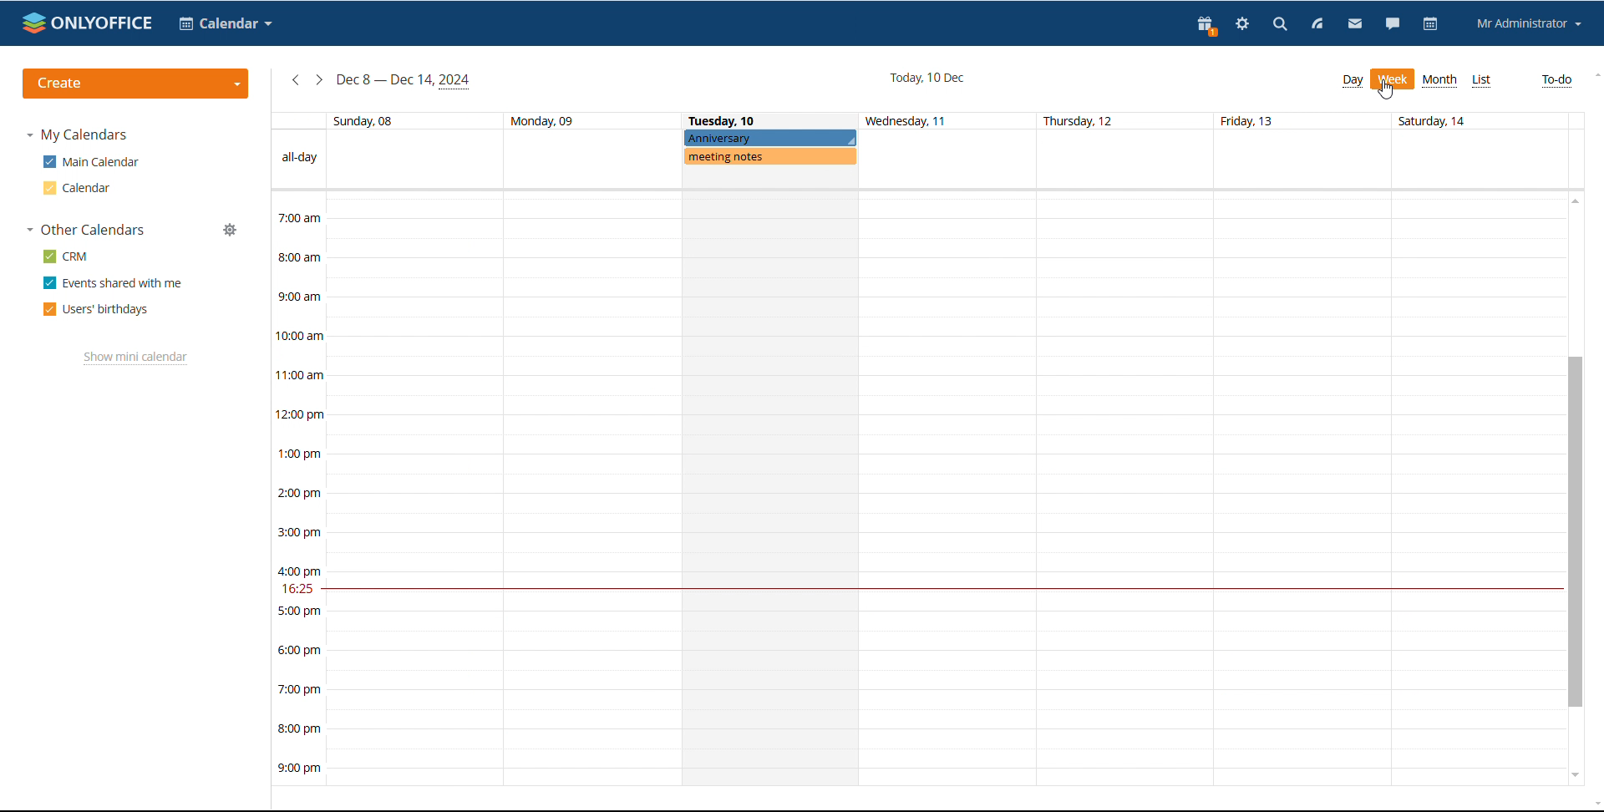  I want to click on manage, so click(231, 230).